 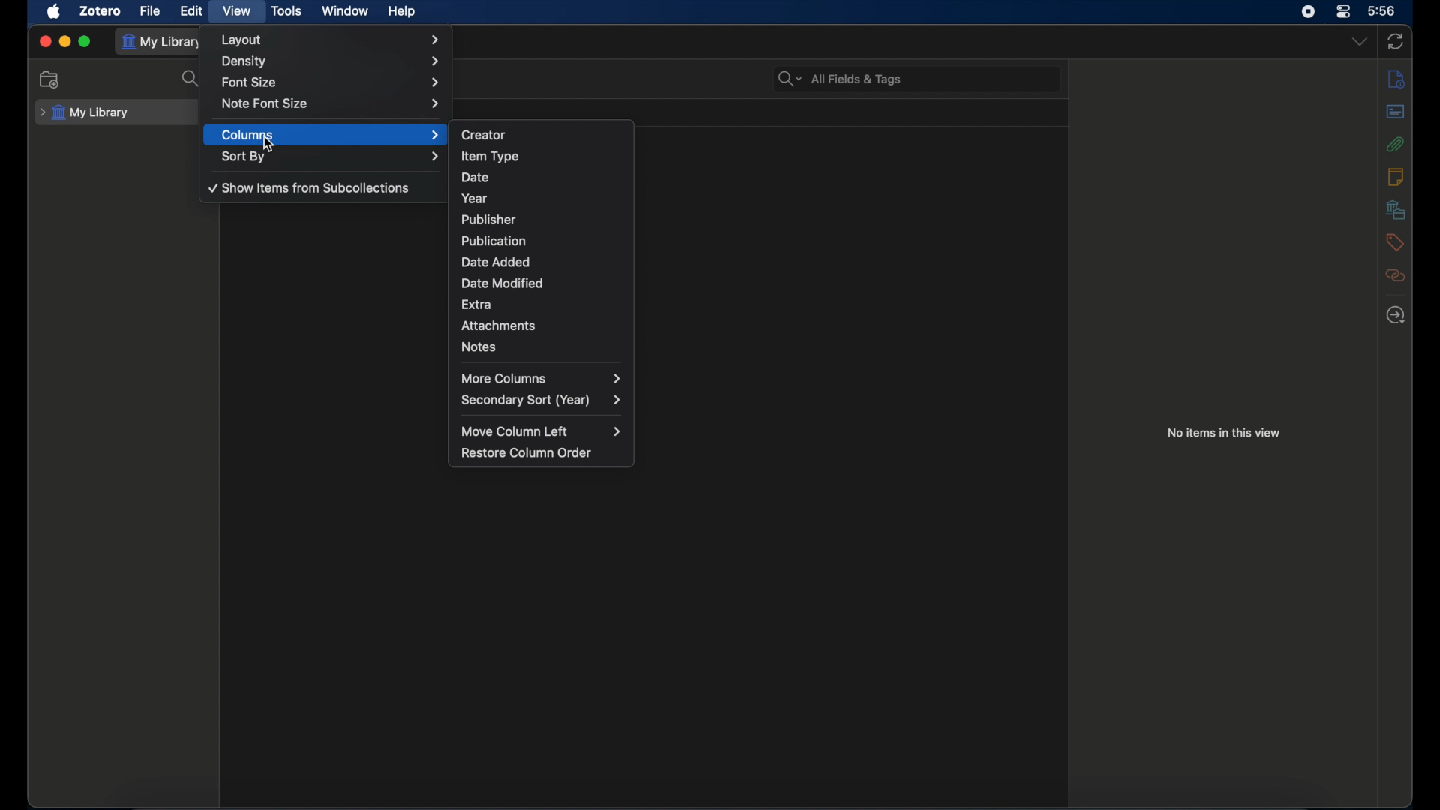 What do you see at coordinates (541, 197) in the screenshot?
I see `year` at bounding box center [541, 197].